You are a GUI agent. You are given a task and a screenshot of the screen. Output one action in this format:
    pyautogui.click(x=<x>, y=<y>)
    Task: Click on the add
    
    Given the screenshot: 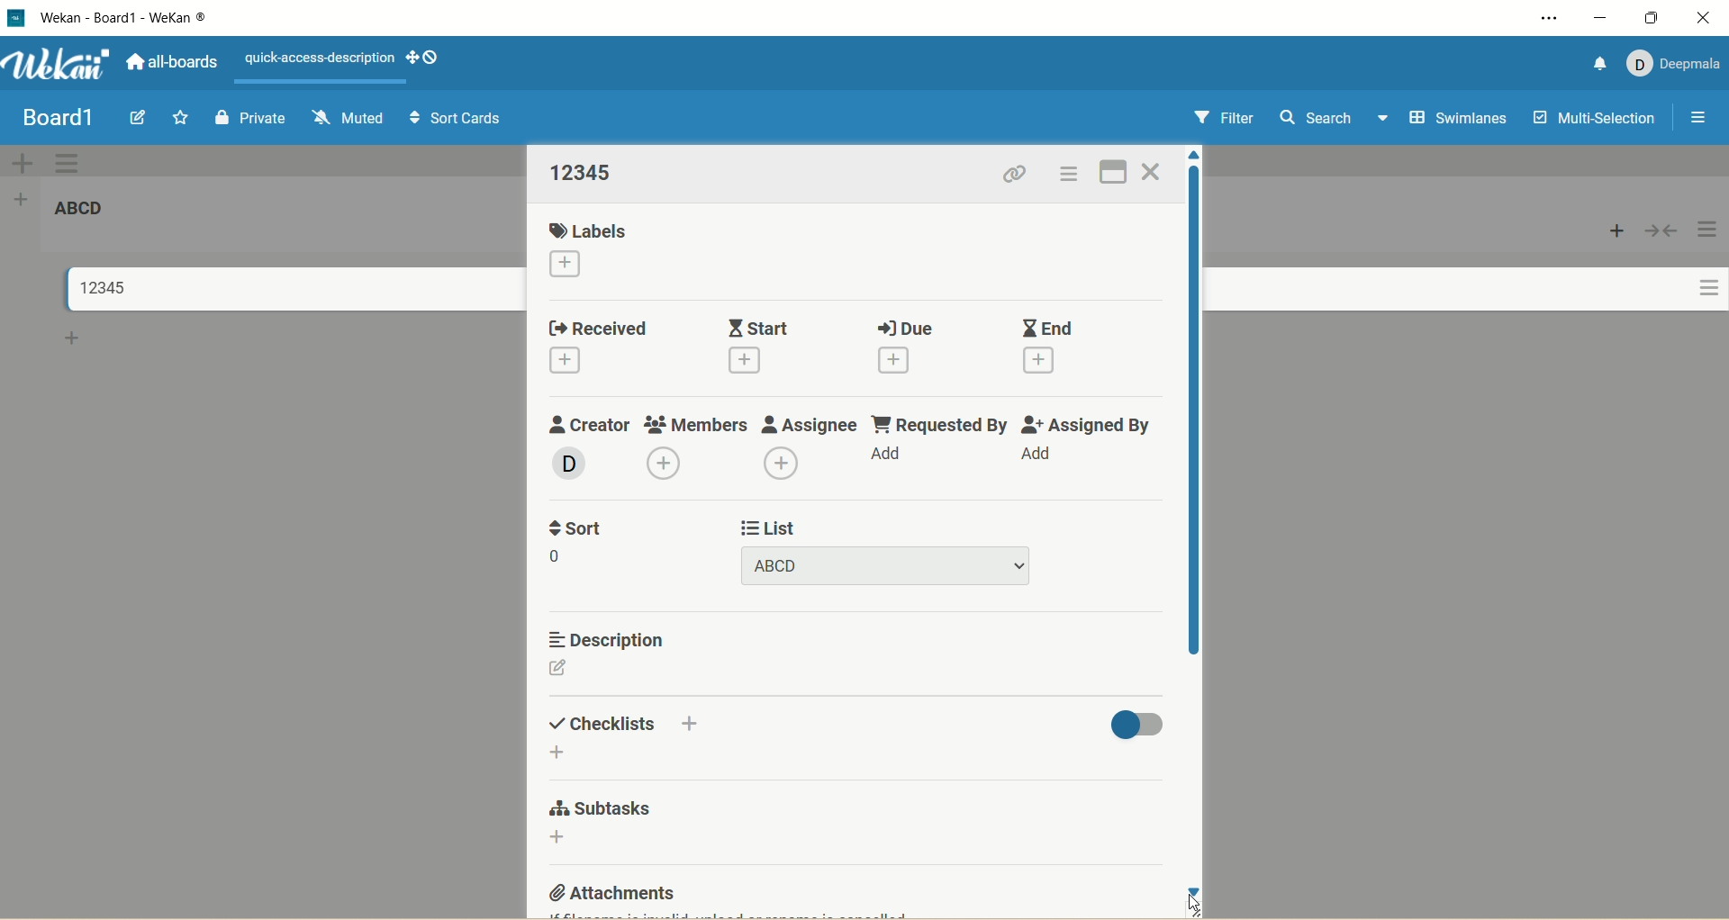 What is the action you would take?
    pyautogui.click(x=664, y=461)
    